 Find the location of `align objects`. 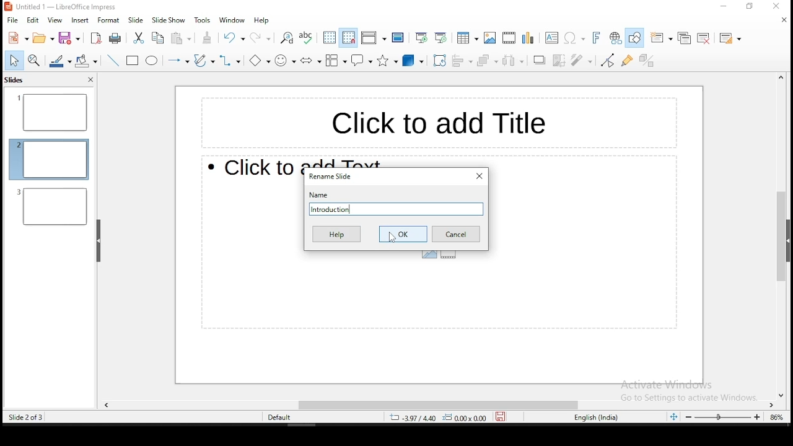

align objects is located at coordinates (463, 60).